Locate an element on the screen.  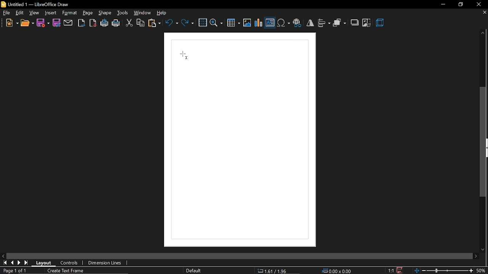
tools is located at coordinates (123, 13).